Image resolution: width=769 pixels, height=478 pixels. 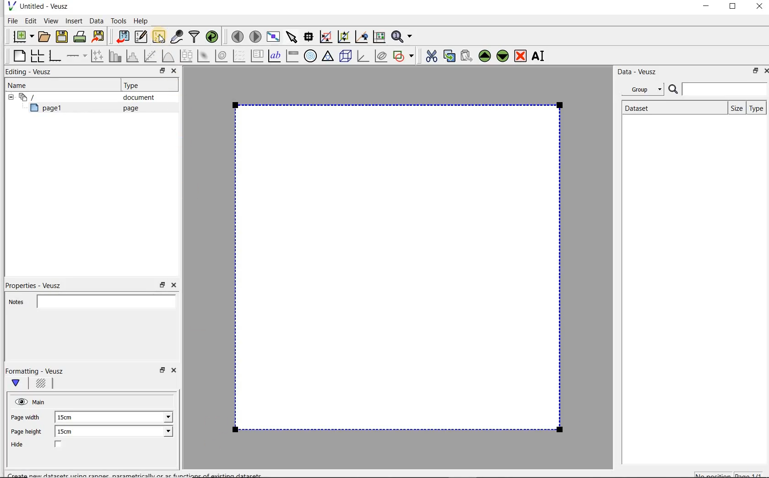 What do you see at coordinates (98, 38) in the screenshot?
I see `Export to graphics format` at bounding box center [98, 38].